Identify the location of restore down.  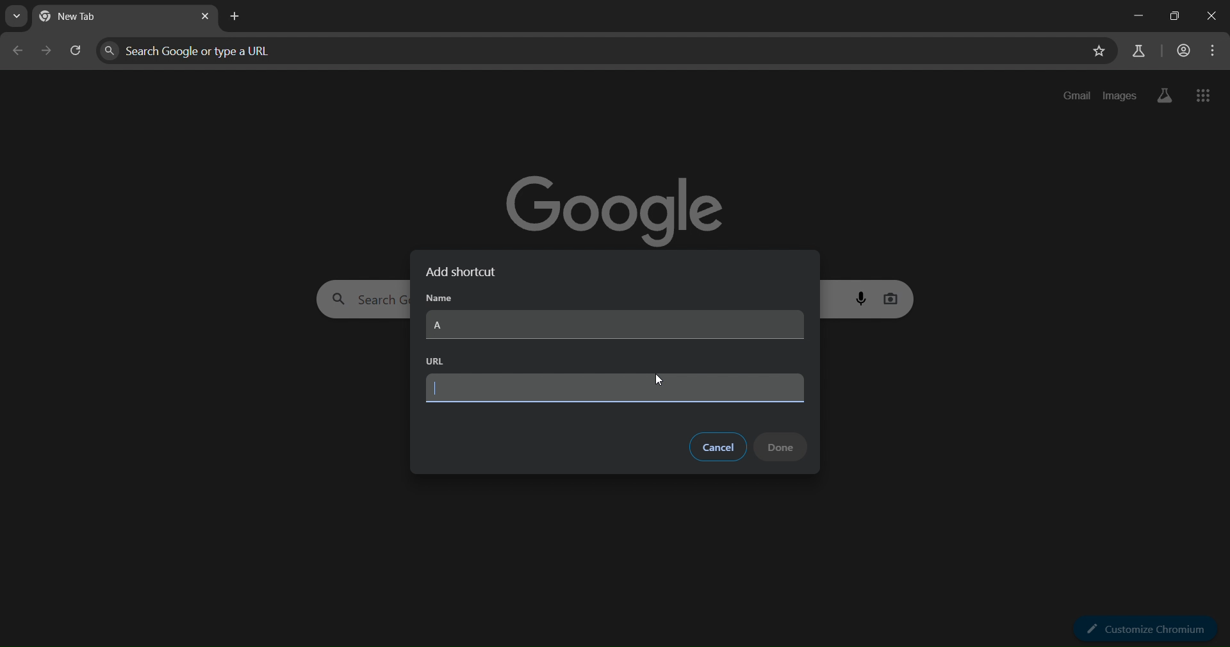
(1170, 17).